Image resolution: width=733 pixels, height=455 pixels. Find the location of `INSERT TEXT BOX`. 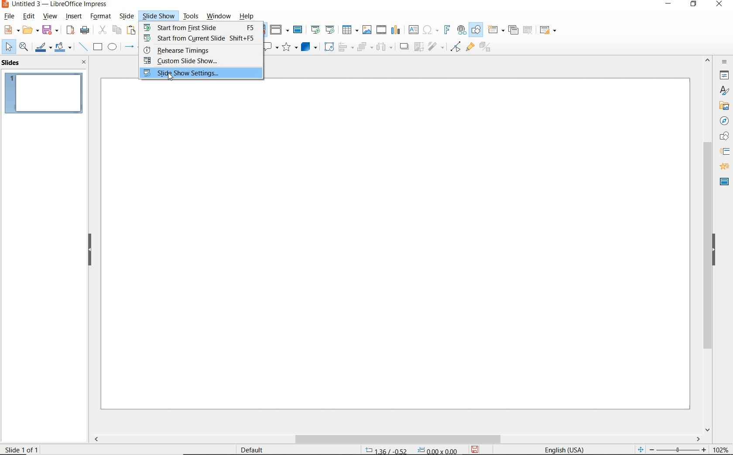

INSERT TEXT BOX is located at coordinates (414, 30).